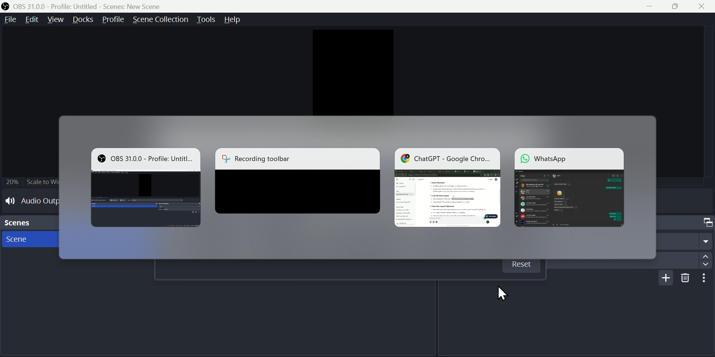 The image size is (715, 357). Describe the element at coordinates (674, 7) in the screenshot. I see `restore` at that location.